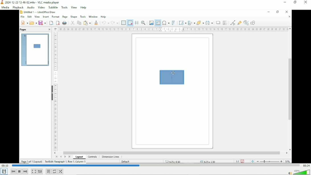 The height and width of the screenshot is (175, 311). I want to click on 2024-12-23 13-46-02.mkv - VLC media player, so click(32, 2).